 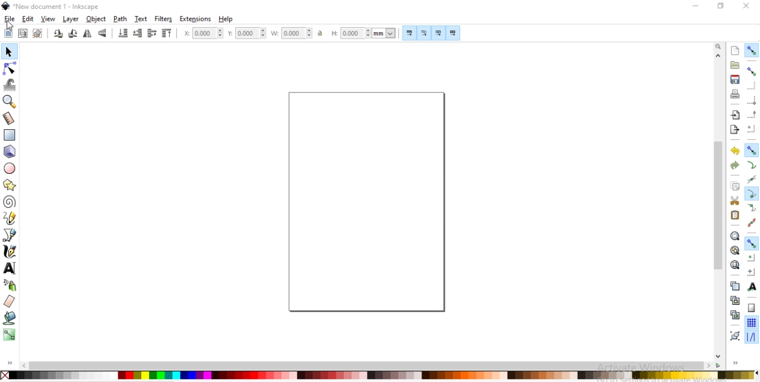 What do you see at coordinates (750, 222) in the screenshot?
I see `snap midpoints of line segments` at bounding box center [750, 222].